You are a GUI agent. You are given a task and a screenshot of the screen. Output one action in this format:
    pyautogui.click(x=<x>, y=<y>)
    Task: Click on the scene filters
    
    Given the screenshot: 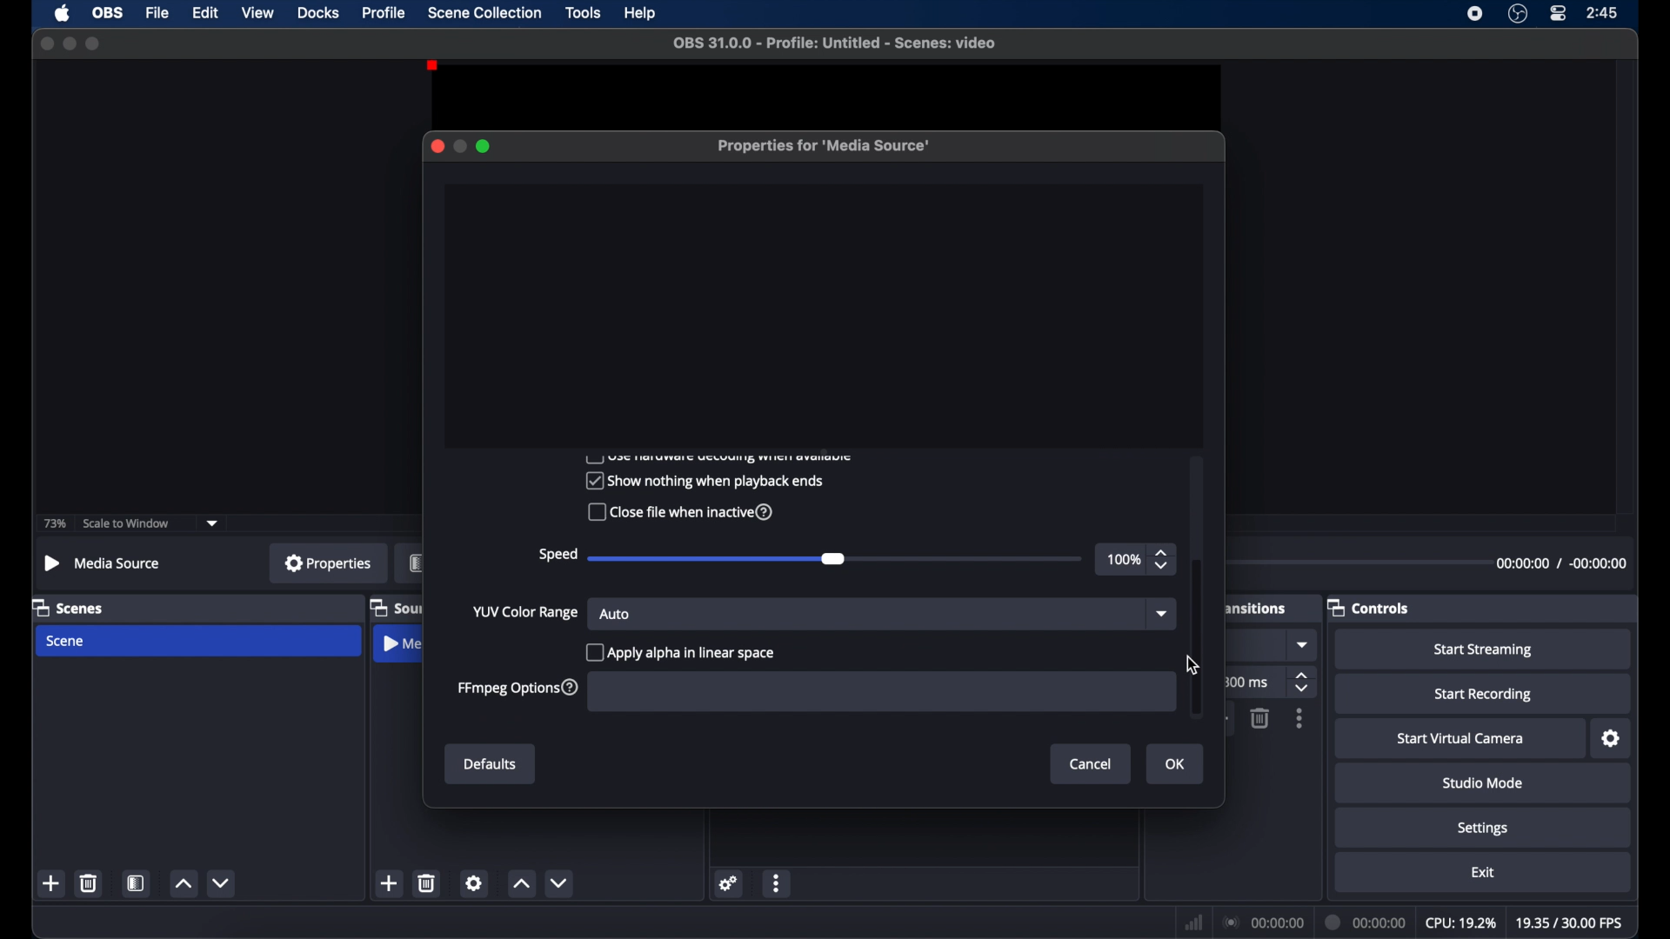 What is the action you would take?
    pyautogui.click(x=137, y=883)
    